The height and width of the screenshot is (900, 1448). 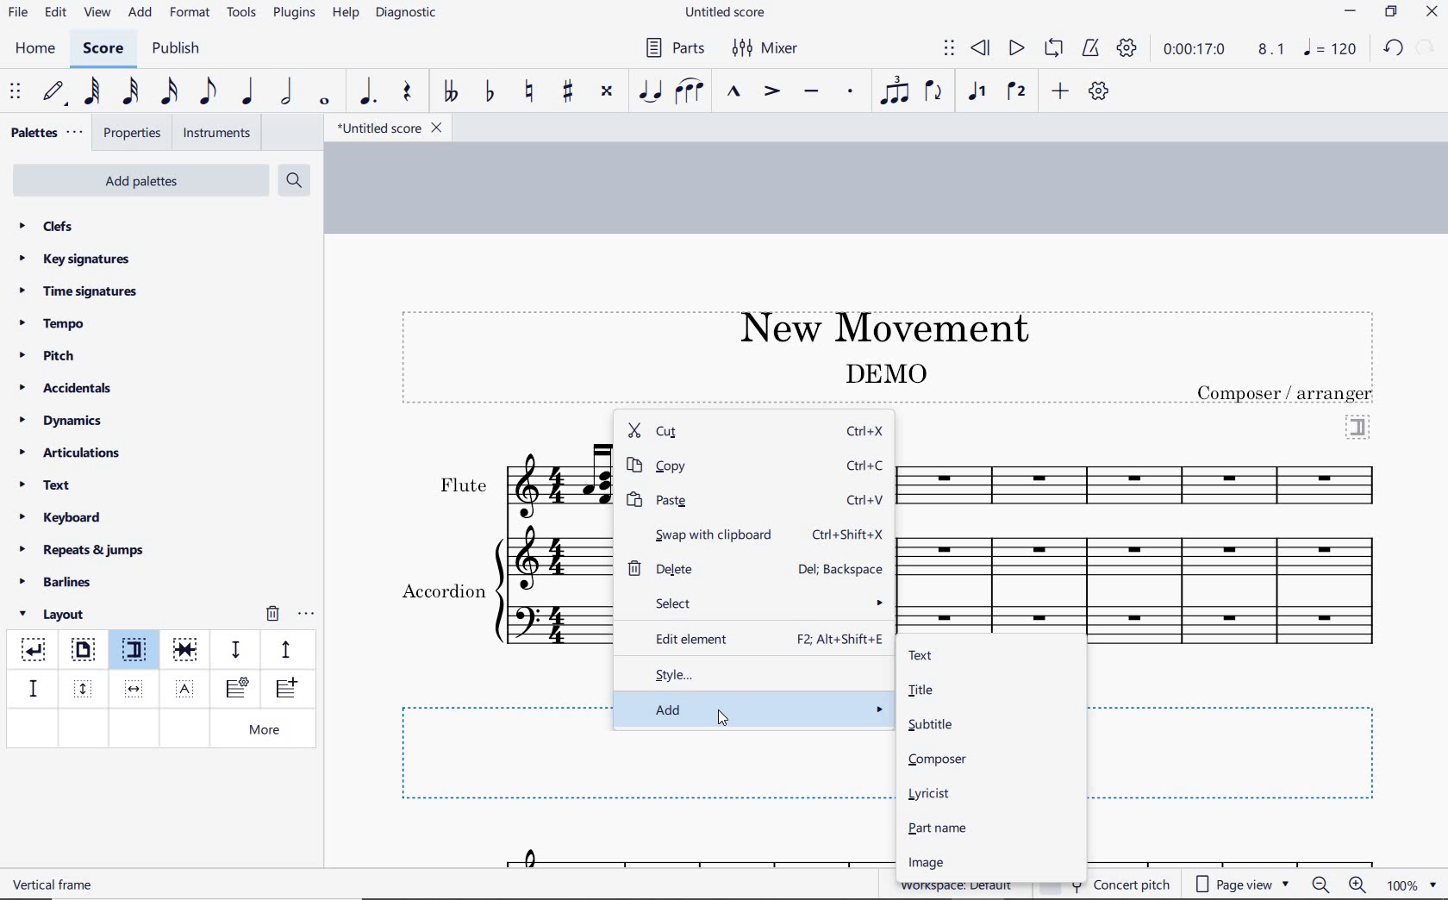 What do you see at coordinates (488, 92) in the screenshot?
I see `toggle flat` at bounding box center [488, 92].